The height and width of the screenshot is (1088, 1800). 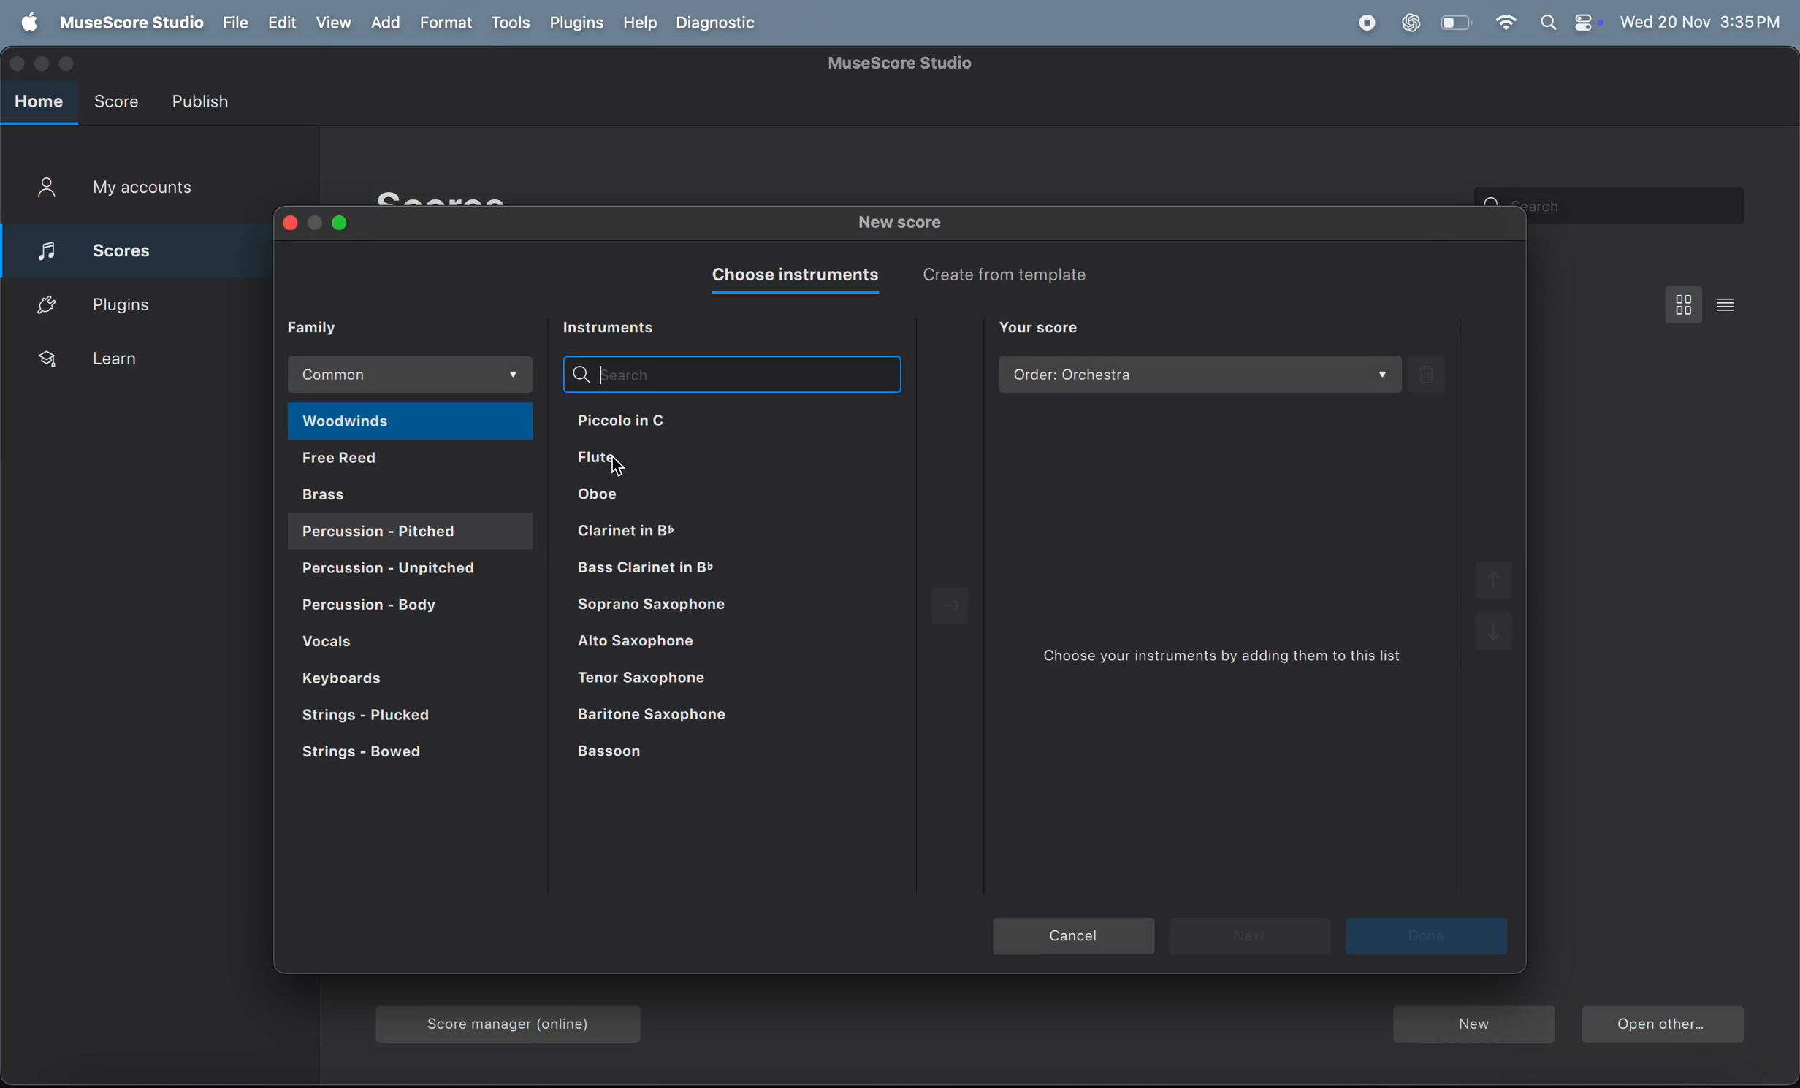 What do you see at coordinates (286, 225) in the screenshot?
I see `close` at bounding box center [286, 225].